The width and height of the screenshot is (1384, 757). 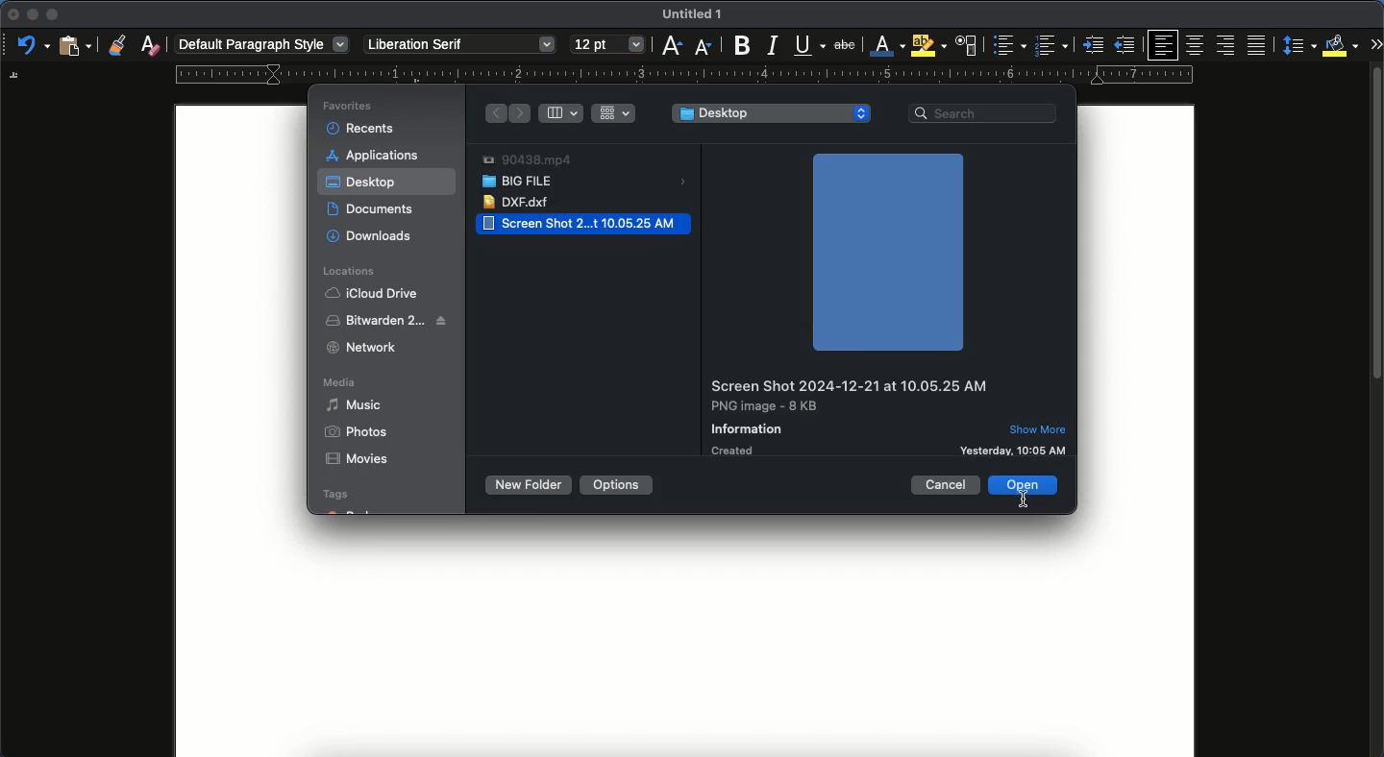 I want to click on grid, so click(x=615, y=112).